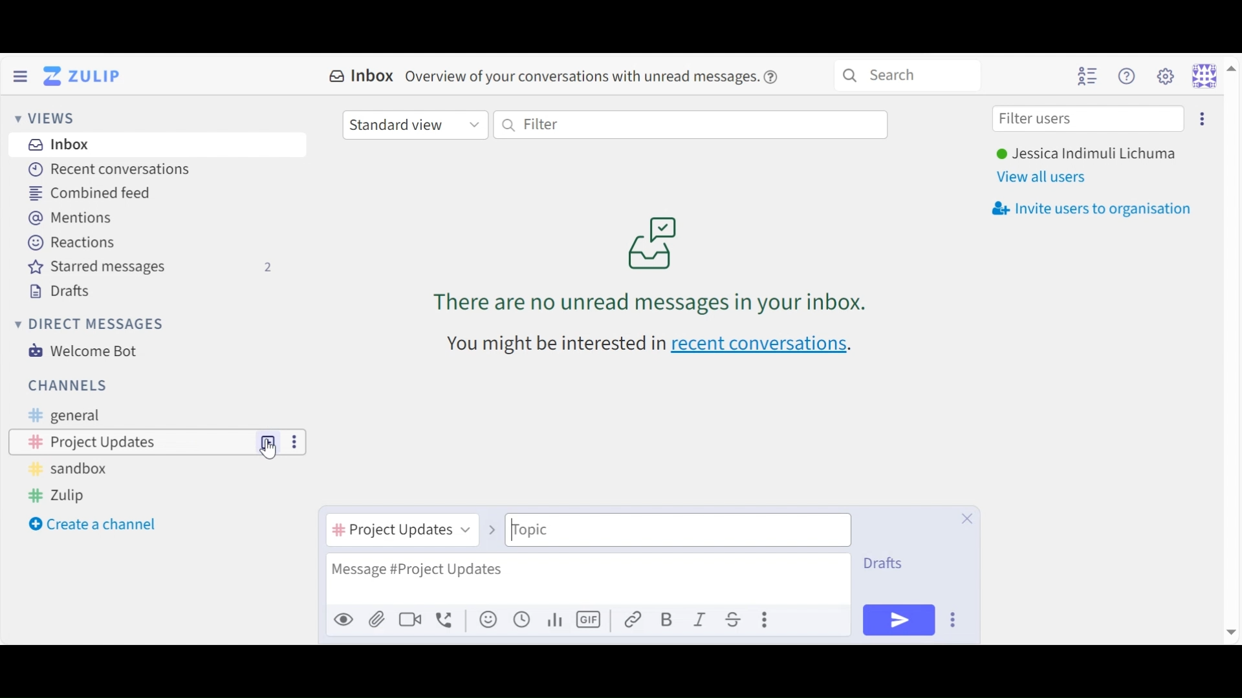 The height and width of the screenshot is (698, 1242). Describe the element at coordinates (488, 620) in the screenshot. I see `Add an emoji` at that location.